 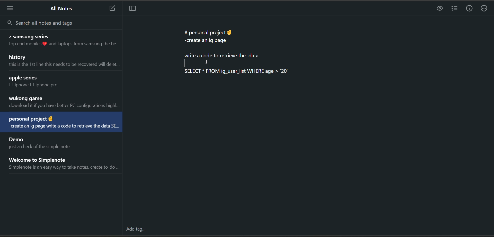 I want to click on actions, so click(x=485, y=9).